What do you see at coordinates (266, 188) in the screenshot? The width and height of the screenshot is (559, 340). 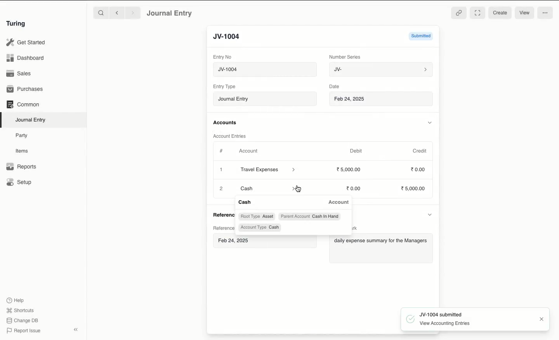 I see `Cash` at bounding box center [266, 188].